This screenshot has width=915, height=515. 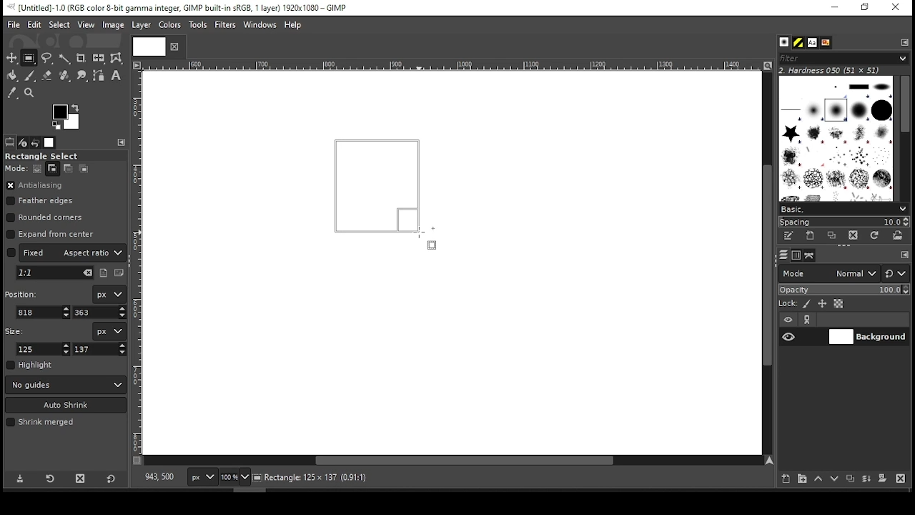 I want to click on crop  tool, so click(x=81, y=59).